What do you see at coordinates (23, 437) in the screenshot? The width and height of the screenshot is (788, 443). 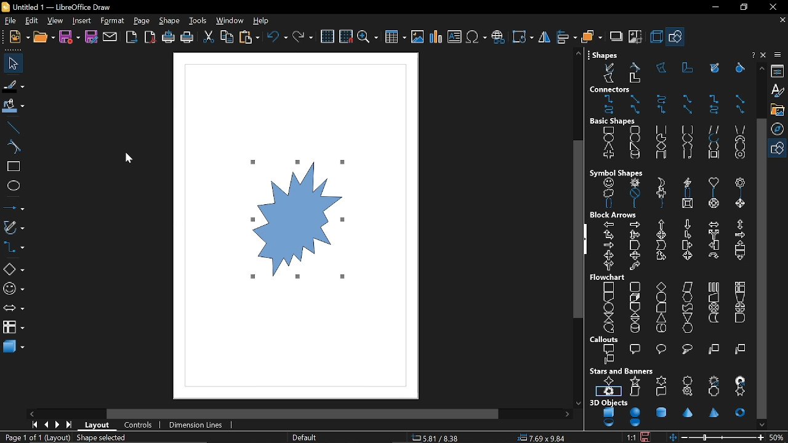 I see `current page (Page 1 of 1)` at bounding box center [23, 437].